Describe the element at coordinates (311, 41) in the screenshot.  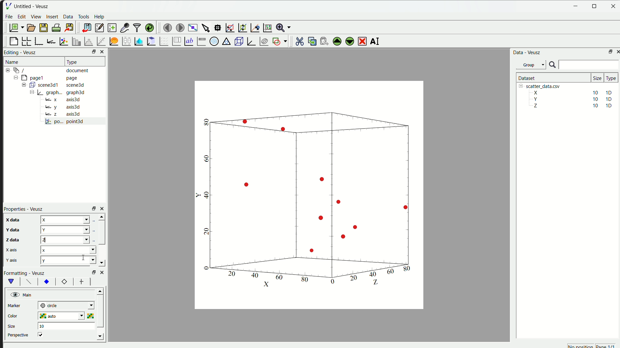
I see `copy the widget` at that location.